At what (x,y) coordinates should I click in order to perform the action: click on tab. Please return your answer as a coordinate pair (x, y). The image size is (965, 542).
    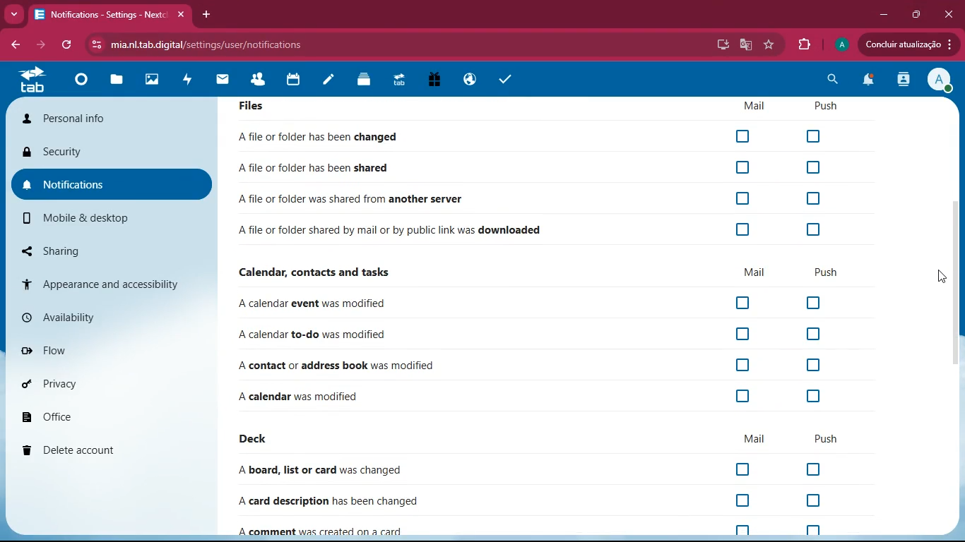
    Looking at the image, I should click on (33, 82).